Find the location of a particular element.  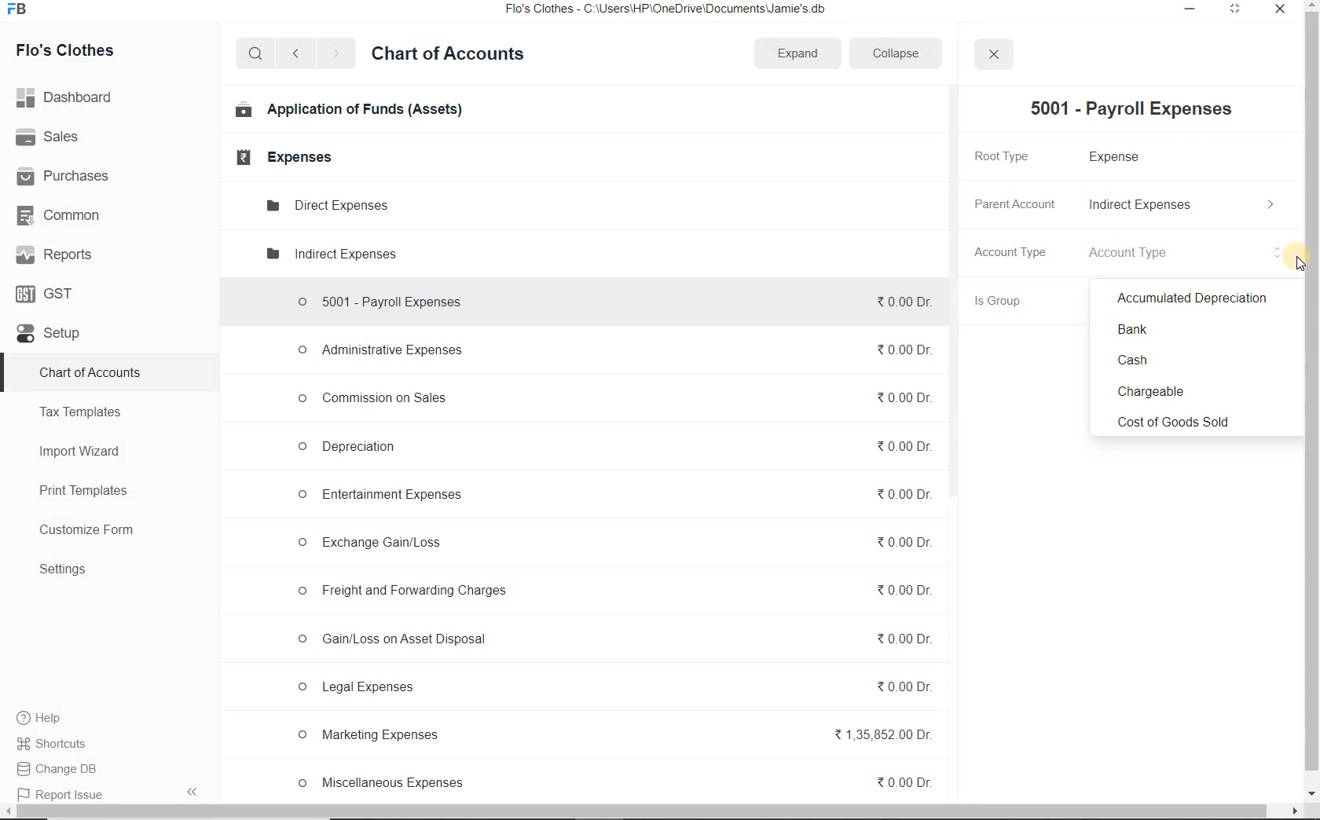

Accumulated Depreciation is located at coordinates (1193, 298).